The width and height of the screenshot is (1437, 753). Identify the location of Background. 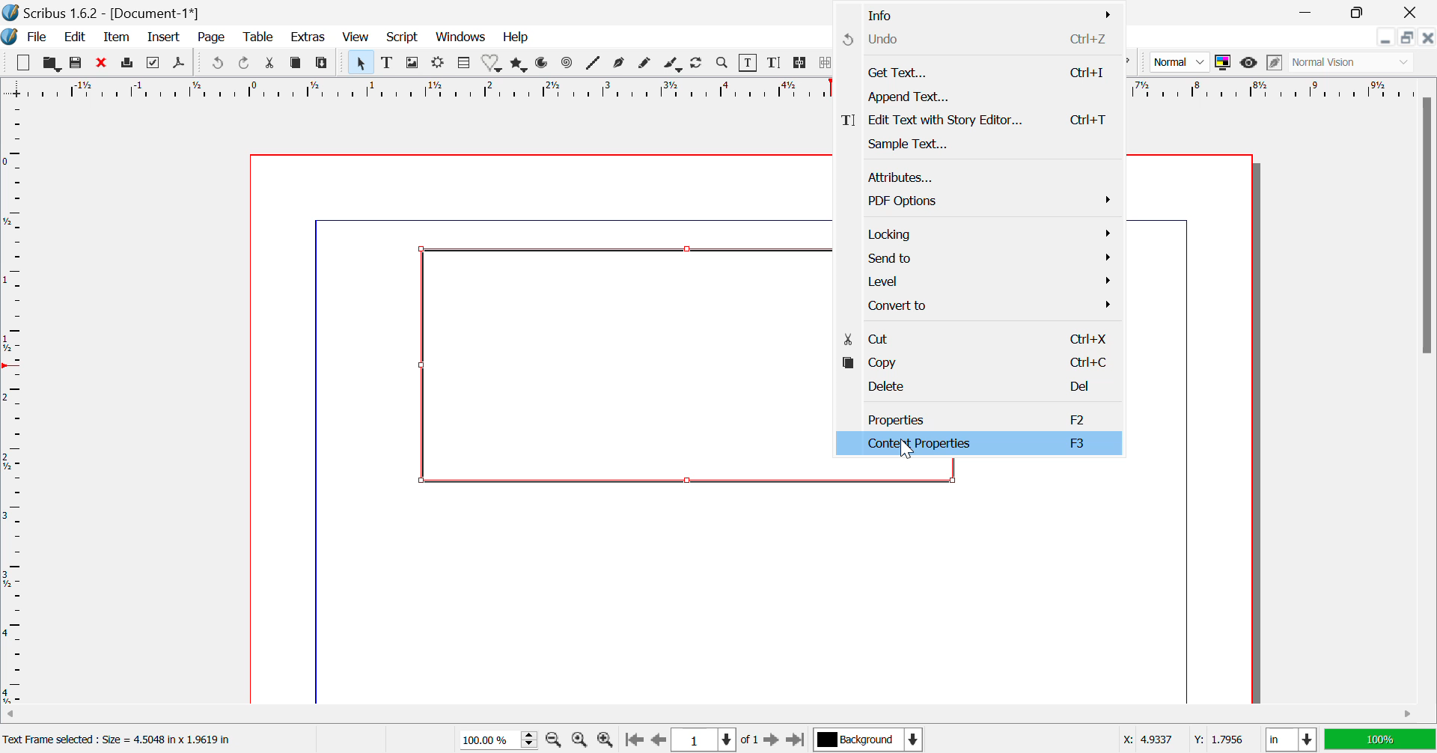
(867, 739).